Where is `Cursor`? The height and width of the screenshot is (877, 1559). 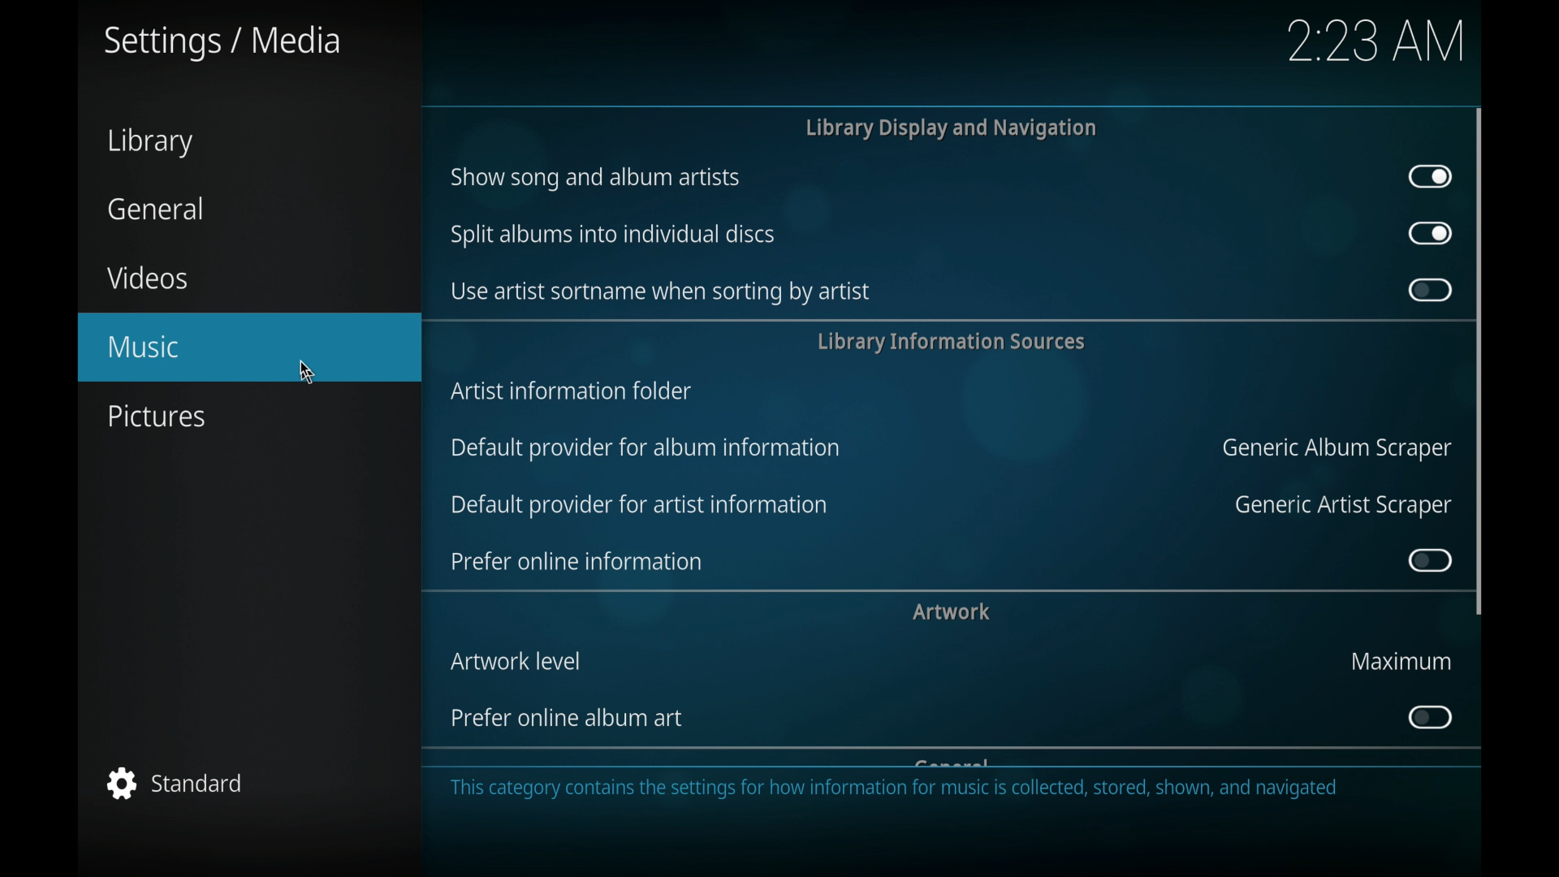
Cursor is located at coordinates (308, 369).